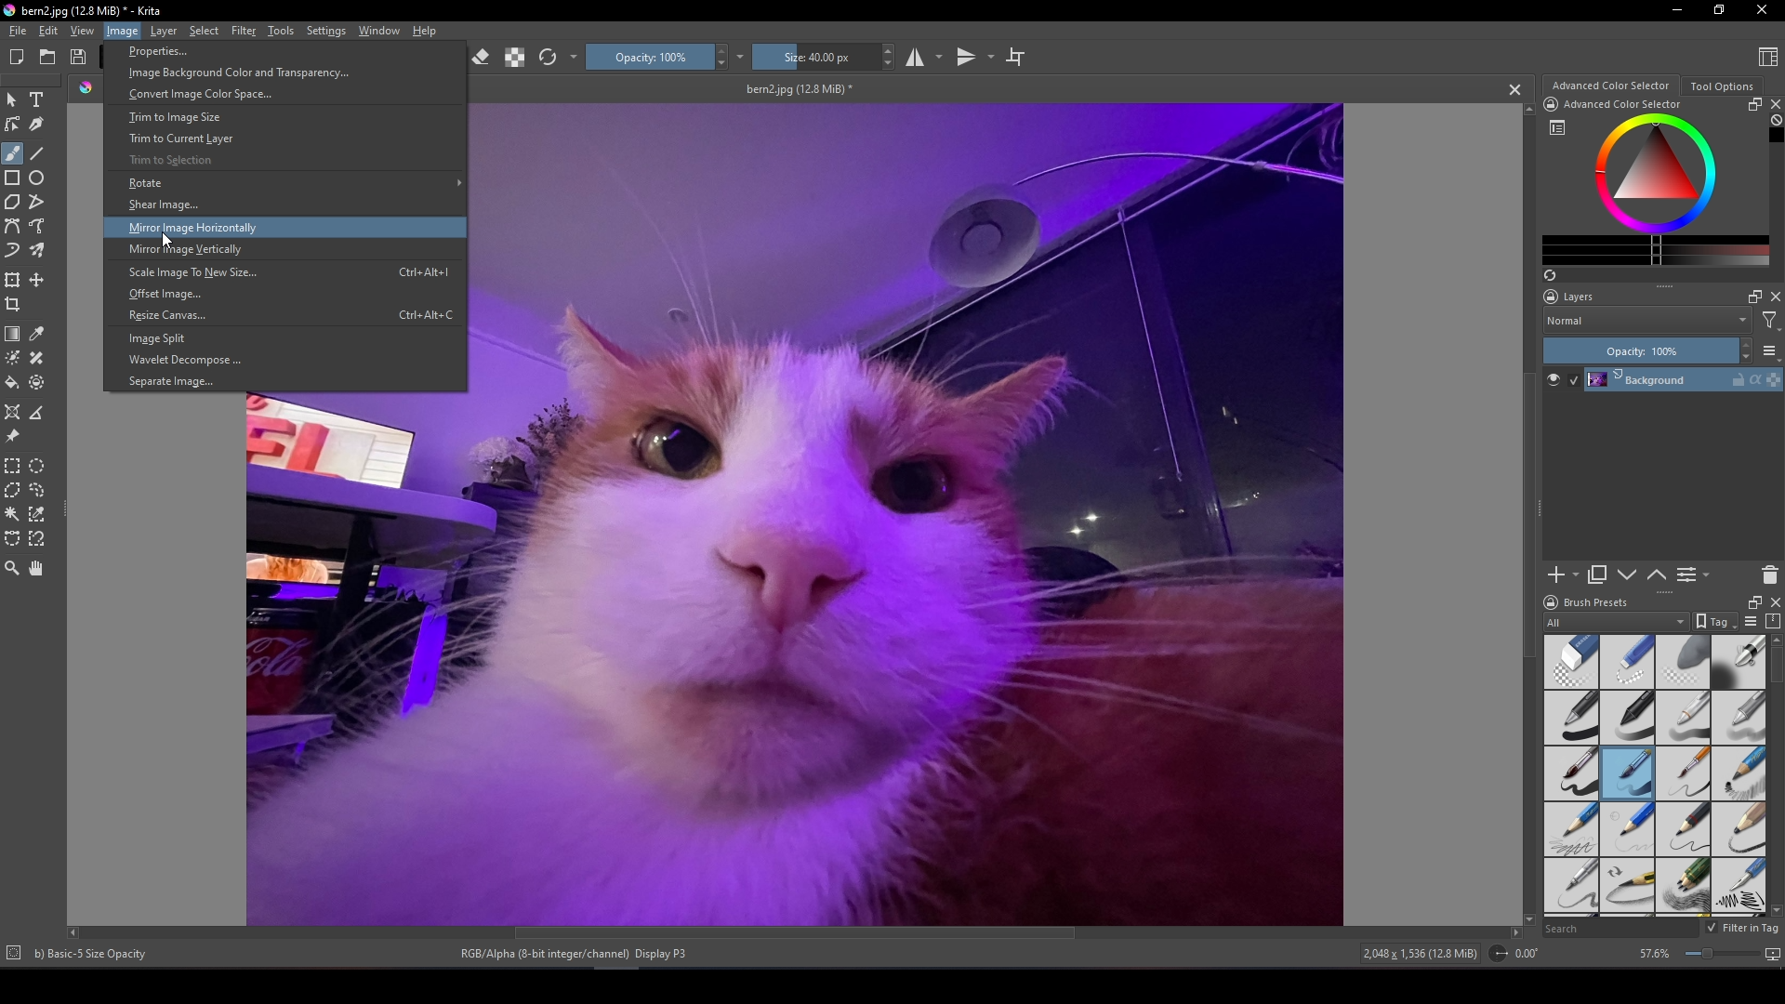 The height and width of the screenshot is (1004, 1785). What do you see at coordinates (1551, 104) in the screenshot?
I see `lock docker` at bounding box center [1551, 104].